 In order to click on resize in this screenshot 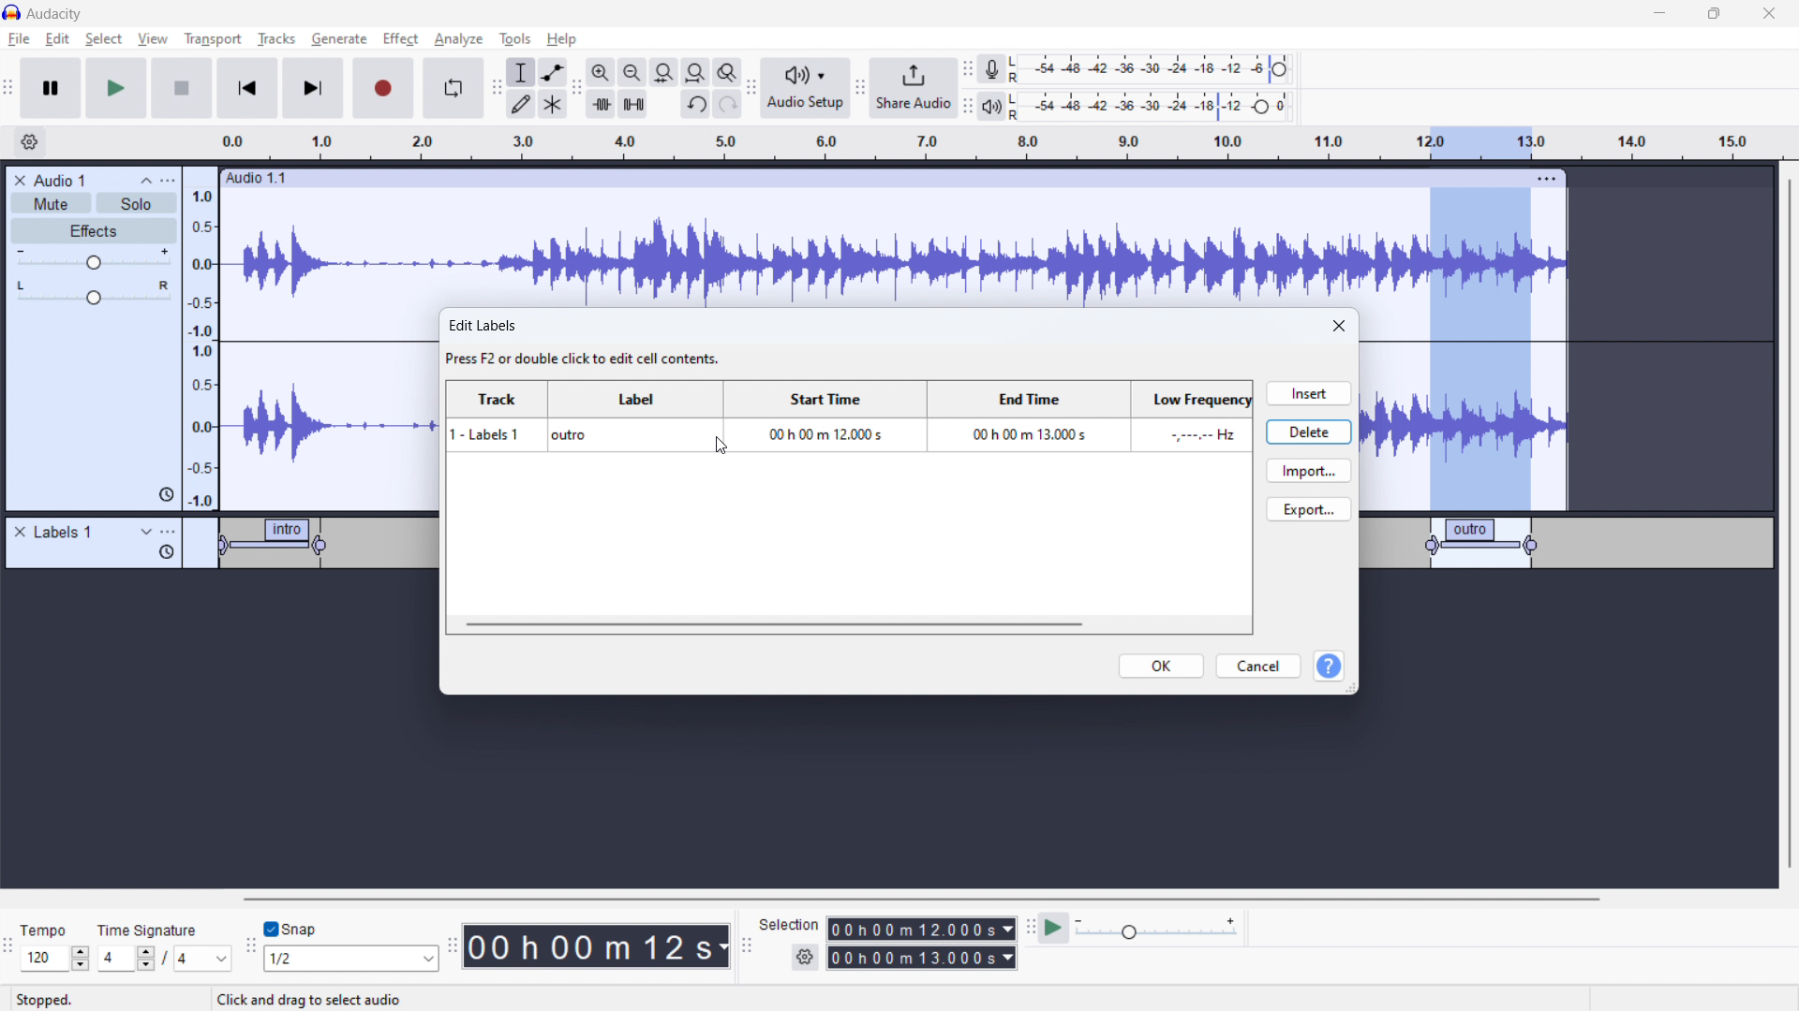, I will do `click(1352, 688)`.